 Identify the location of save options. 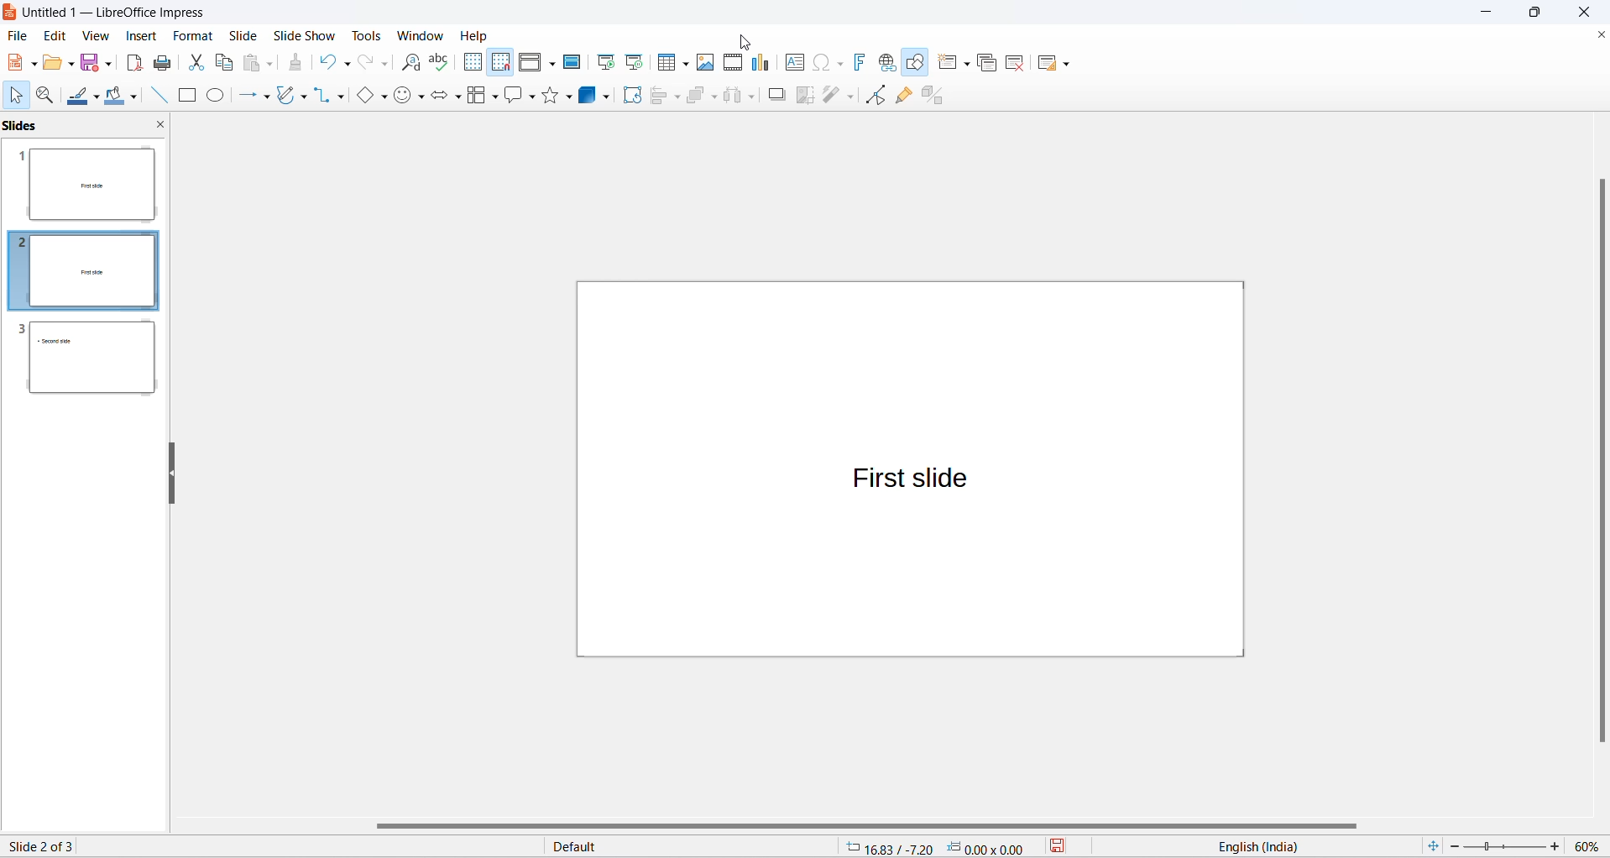
(112, 64).